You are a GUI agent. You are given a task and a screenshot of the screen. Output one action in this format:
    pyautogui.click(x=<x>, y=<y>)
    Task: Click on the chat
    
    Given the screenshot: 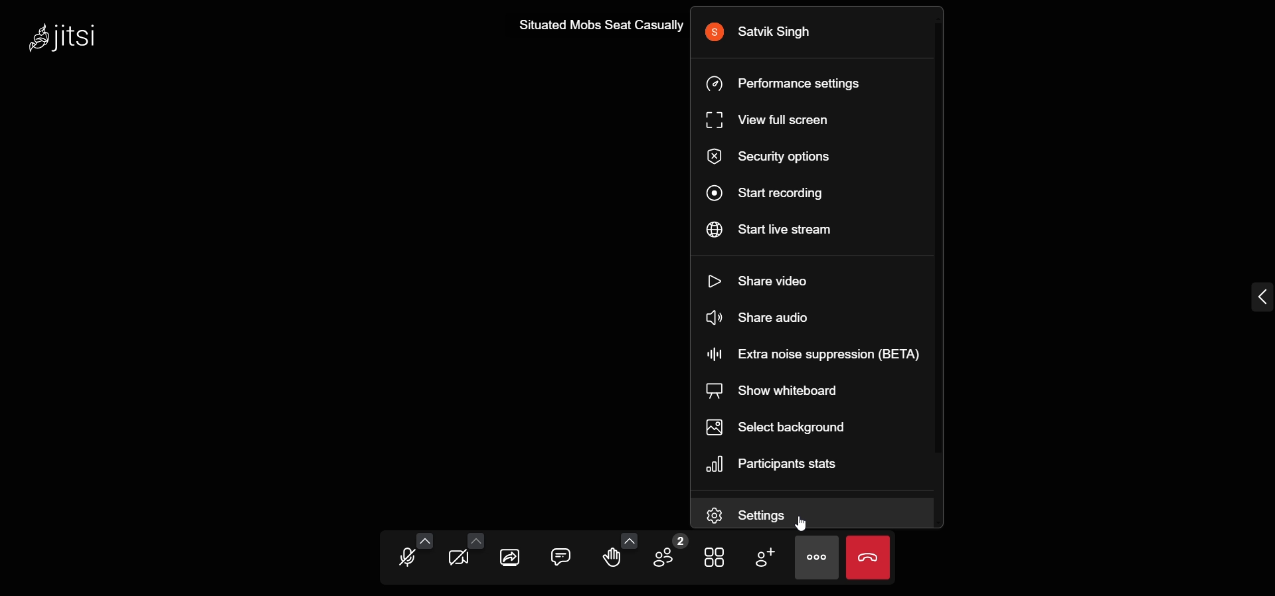 What is the action you would take?
    pyautogui.click(x=560, y=557)
    